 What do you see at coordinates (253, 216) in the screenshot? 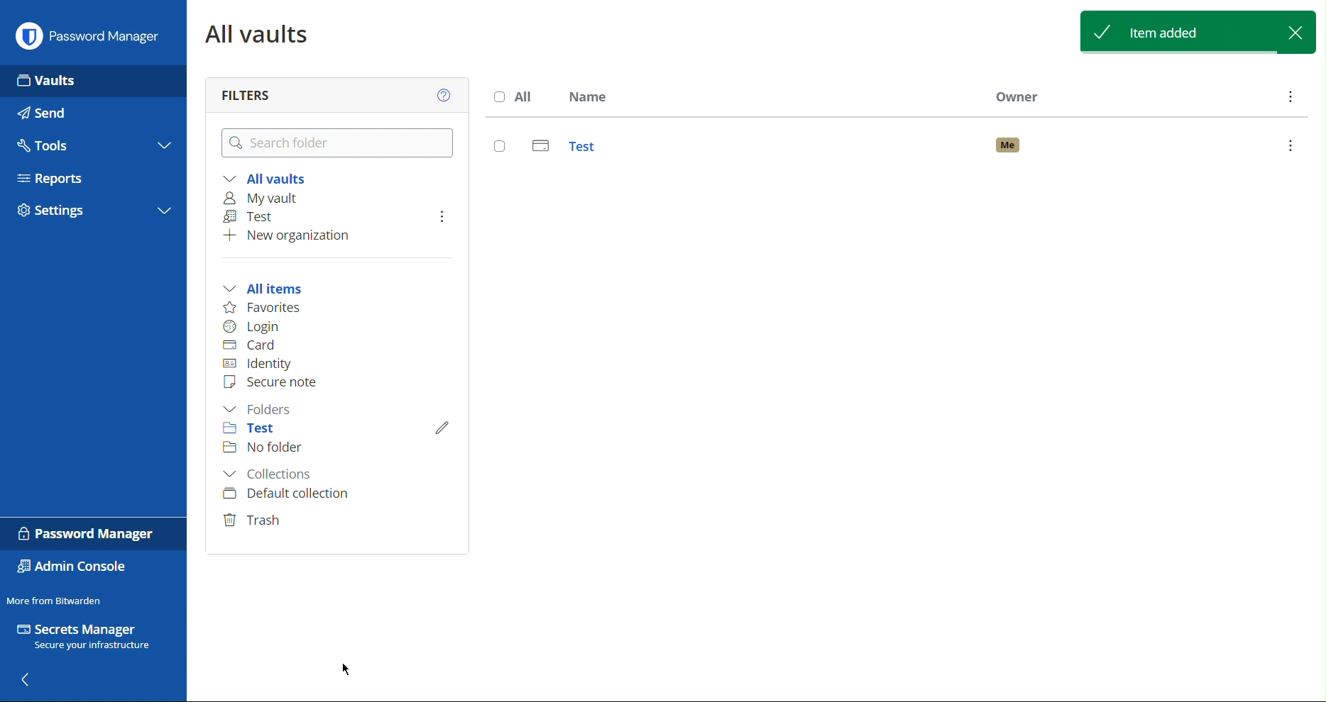
I see `Test` at bounding box center [253, 216].